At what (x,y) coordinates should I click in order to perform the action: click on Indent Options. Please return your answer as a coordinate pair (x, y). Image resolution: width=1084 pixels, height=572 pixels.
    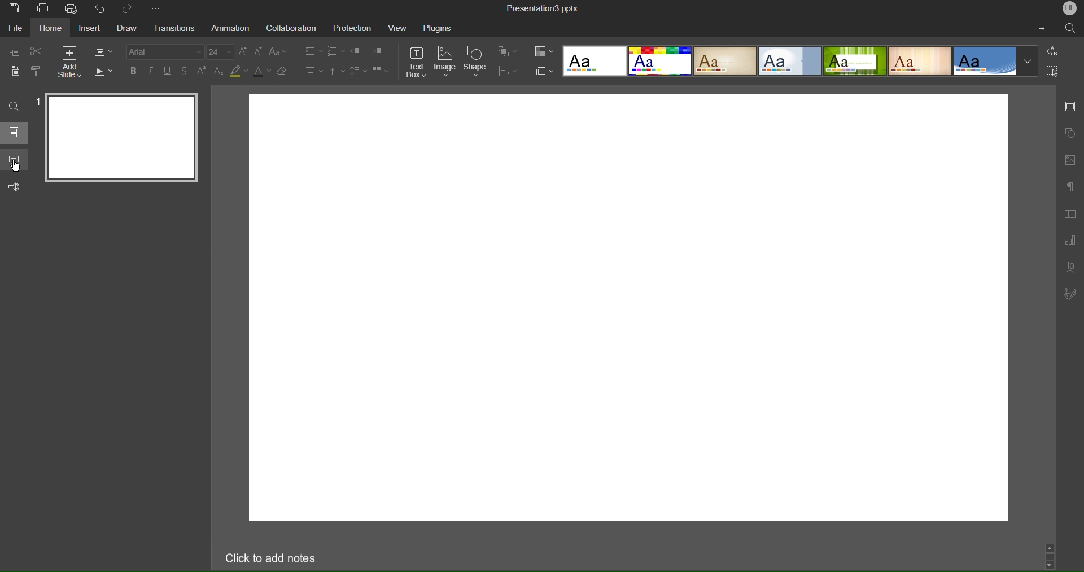
    Looking at the image, I should click on (358, 51).